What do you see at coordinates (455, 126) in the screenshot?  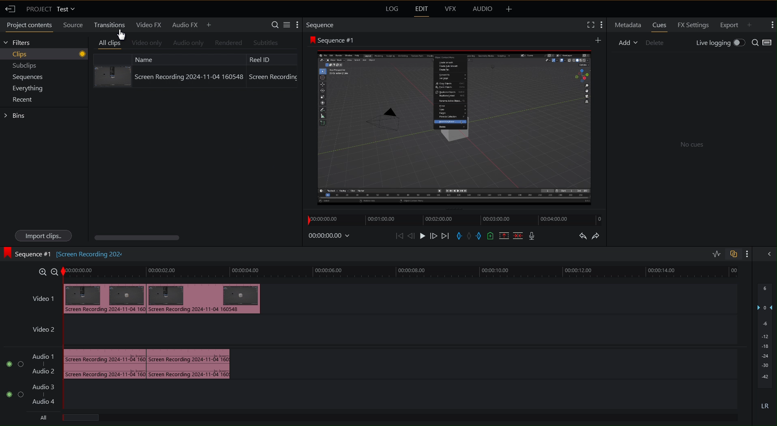 I see `Preview` at bounding box center [455, 126].